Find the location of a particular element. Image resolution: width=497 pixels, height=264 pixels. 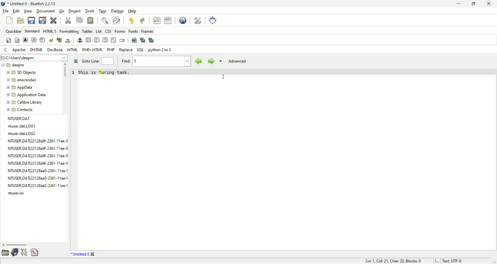

folder name is located at coordinates (23, 88).